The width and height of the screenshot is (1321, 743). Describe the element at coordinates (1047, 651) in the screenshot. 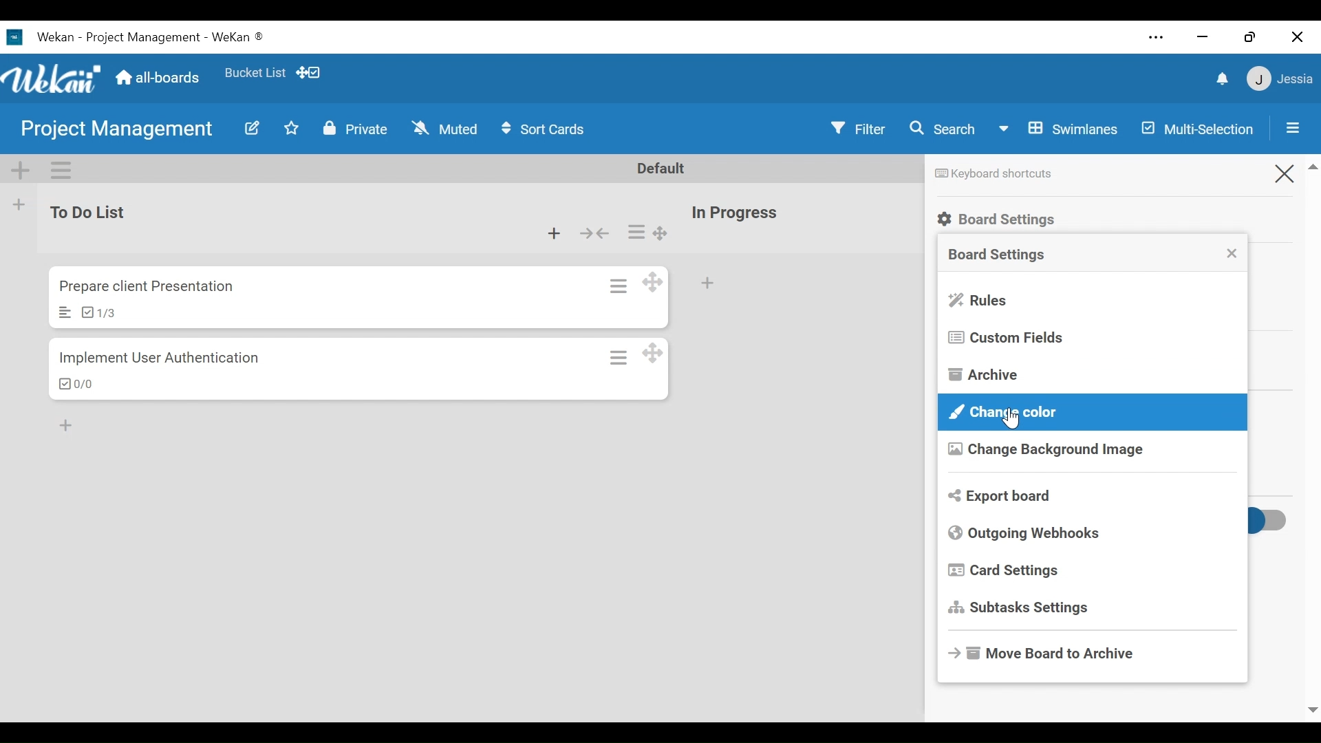

I see `Move Board to Archive` at that location.